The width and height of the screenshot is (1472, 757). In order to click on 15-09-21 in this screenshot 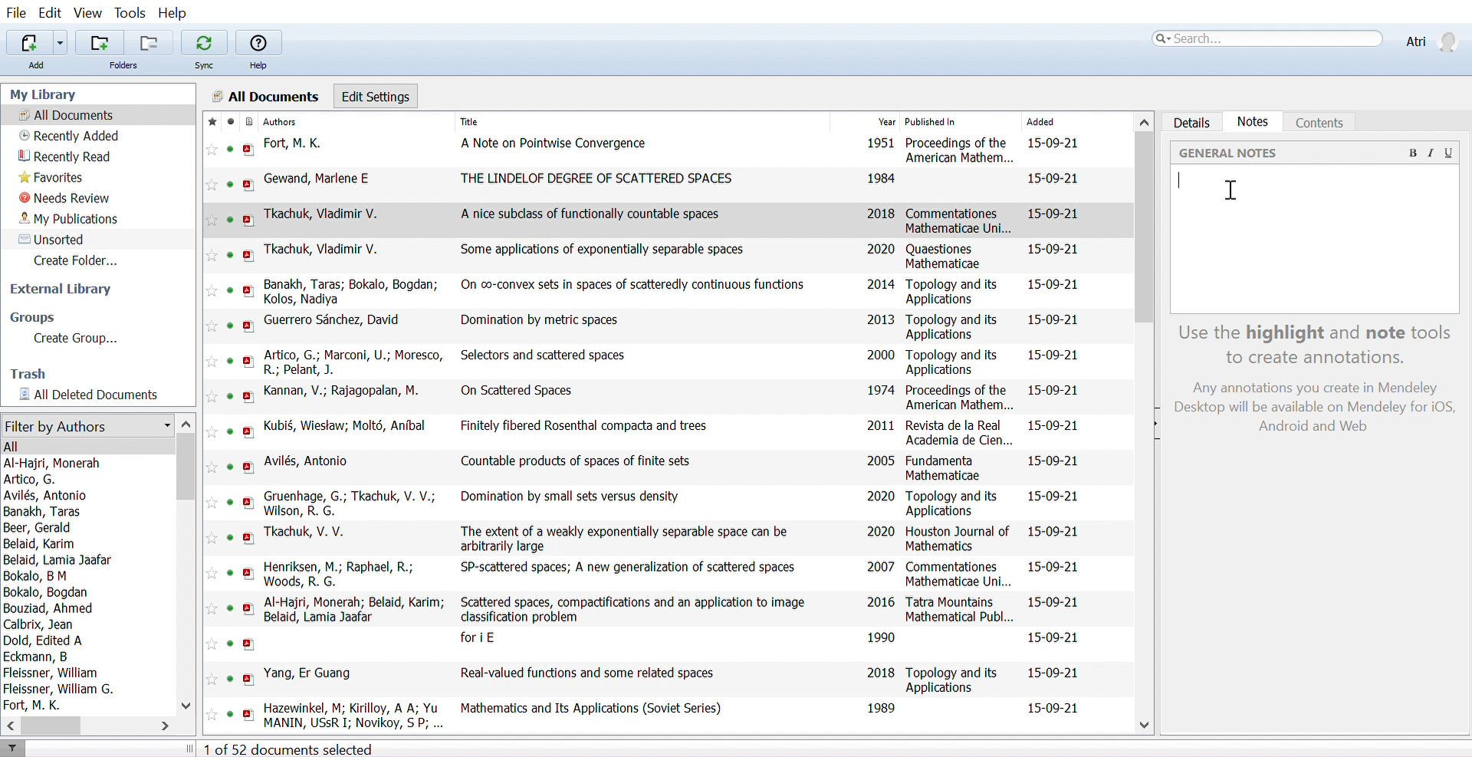, I will do `click(1053, 354)`.